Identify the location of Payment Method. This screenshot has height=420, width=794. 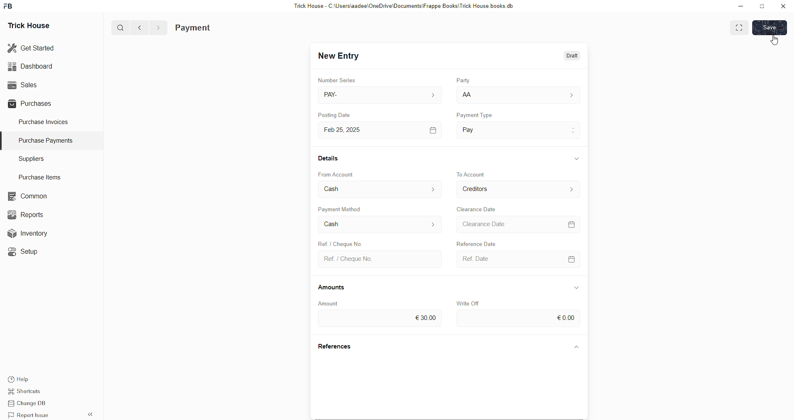
(359, 210).